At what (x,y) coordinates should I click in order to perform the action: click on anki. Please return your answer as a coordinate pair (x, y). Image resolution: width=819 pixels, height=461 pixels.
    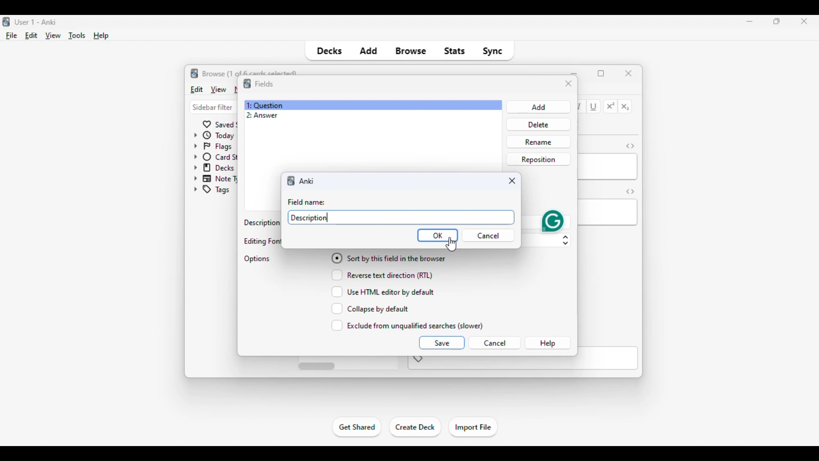
    Looking at the image, I should click on (292, 181).